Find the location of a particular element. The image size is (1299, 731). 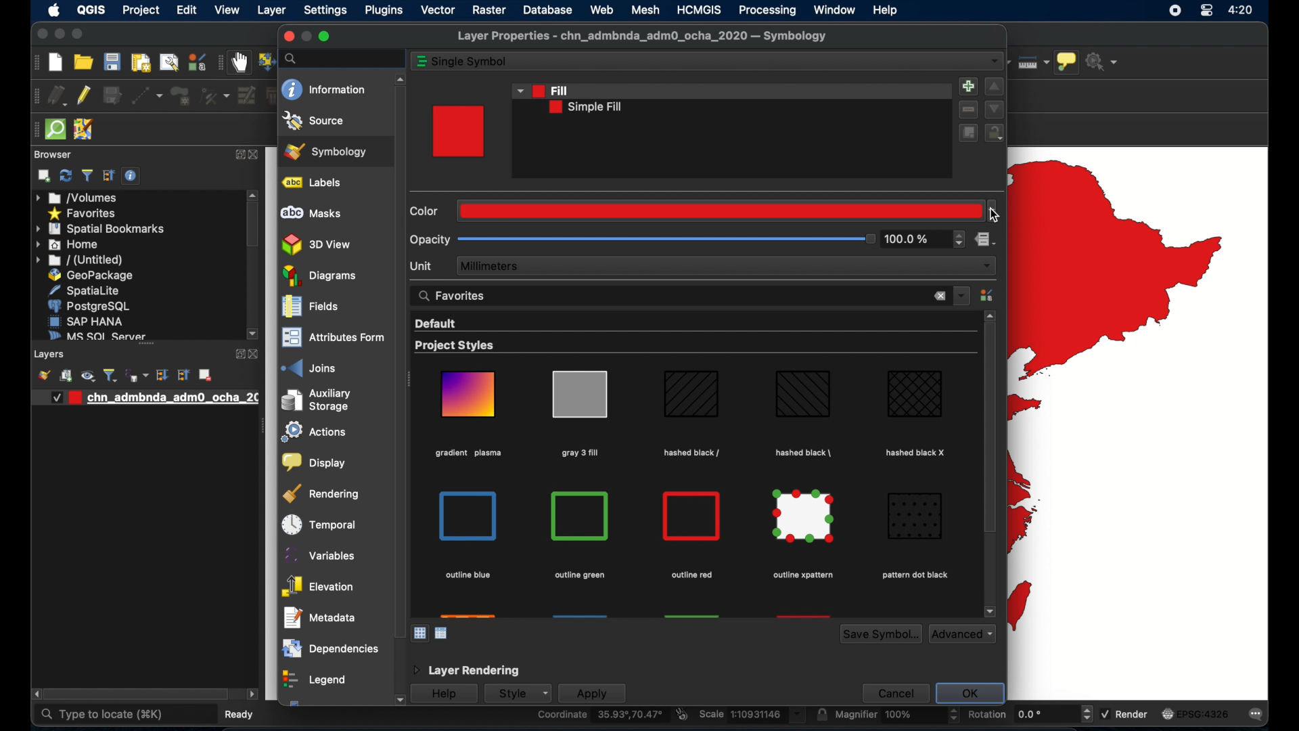

date defined override is located at coordinates (986, 241).